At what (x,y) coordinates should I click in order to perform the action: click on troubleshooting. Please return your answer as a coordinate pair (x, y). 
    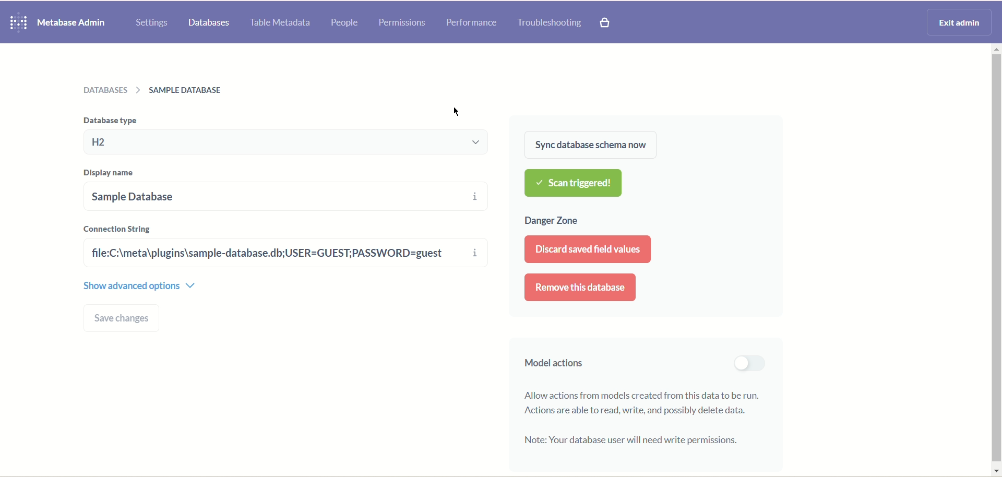
    Looking at the image, I should click on (550, 23).